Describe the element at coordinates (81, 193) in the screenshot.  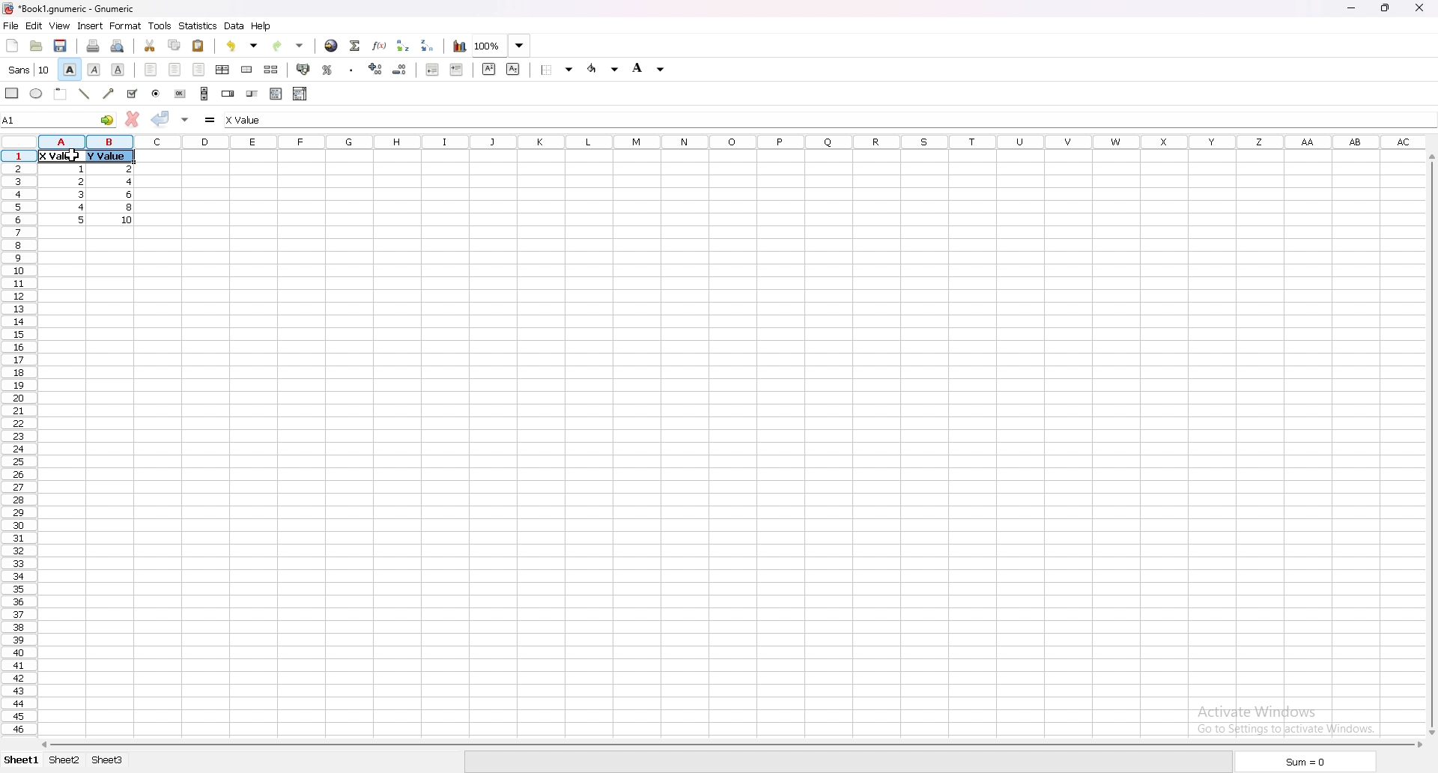
I see `value` at that location.